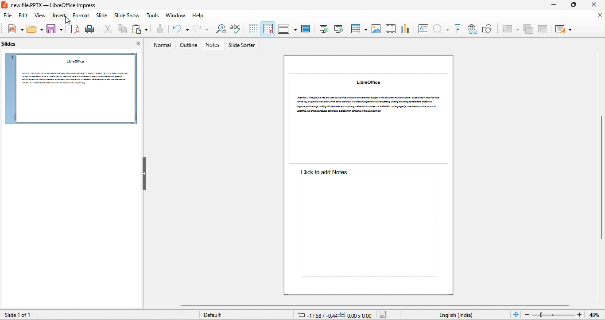  What do you see at coordinates (385, 315) in the screenshot?
I see `the document has not been modified since the last save` at bounding box center [385, 315].